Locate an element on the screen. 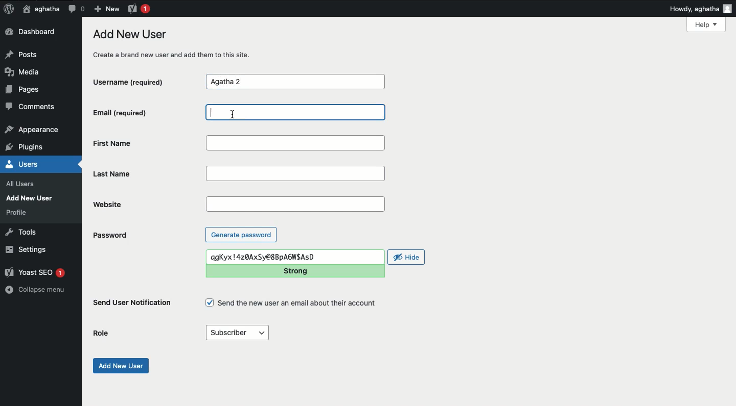  Hide is located at coordinates (407, 257).